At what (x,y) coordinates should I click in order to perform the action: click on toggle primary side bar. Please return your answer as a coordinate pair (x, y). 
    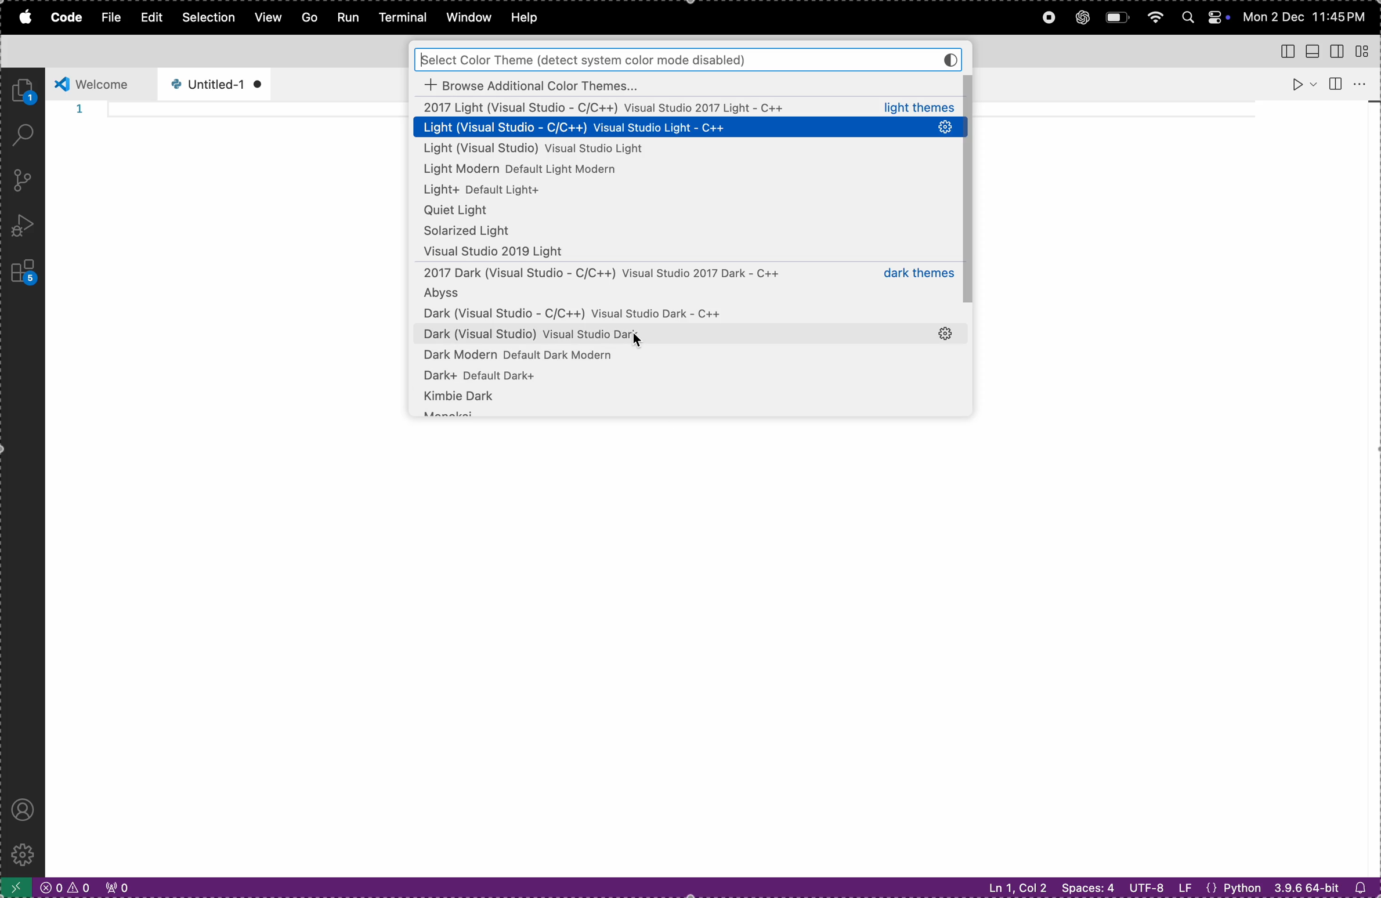
    Looking at the image, I should click on (1283, 50).